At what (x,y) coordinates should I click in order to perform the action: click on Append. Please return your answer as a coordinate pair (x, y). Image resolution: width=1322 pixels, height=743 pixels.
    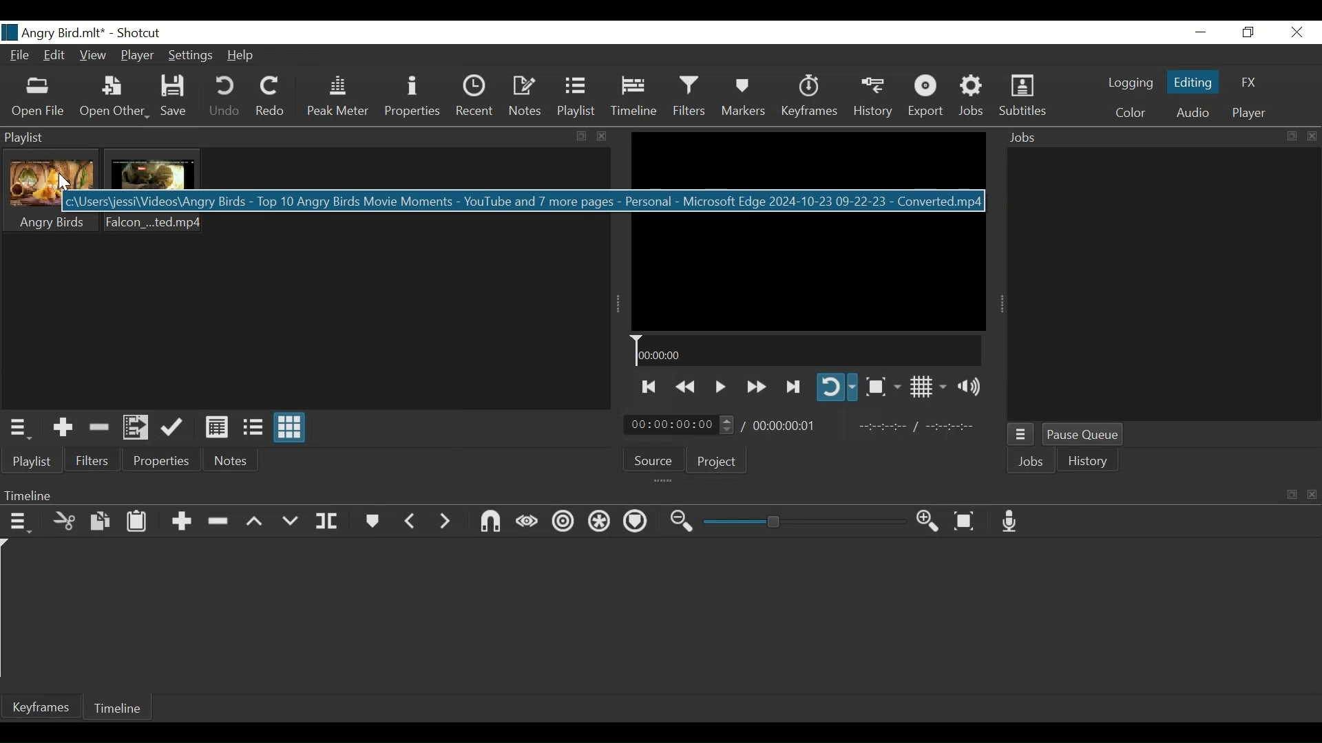
    Looking at the image, I should click on (182, 519).